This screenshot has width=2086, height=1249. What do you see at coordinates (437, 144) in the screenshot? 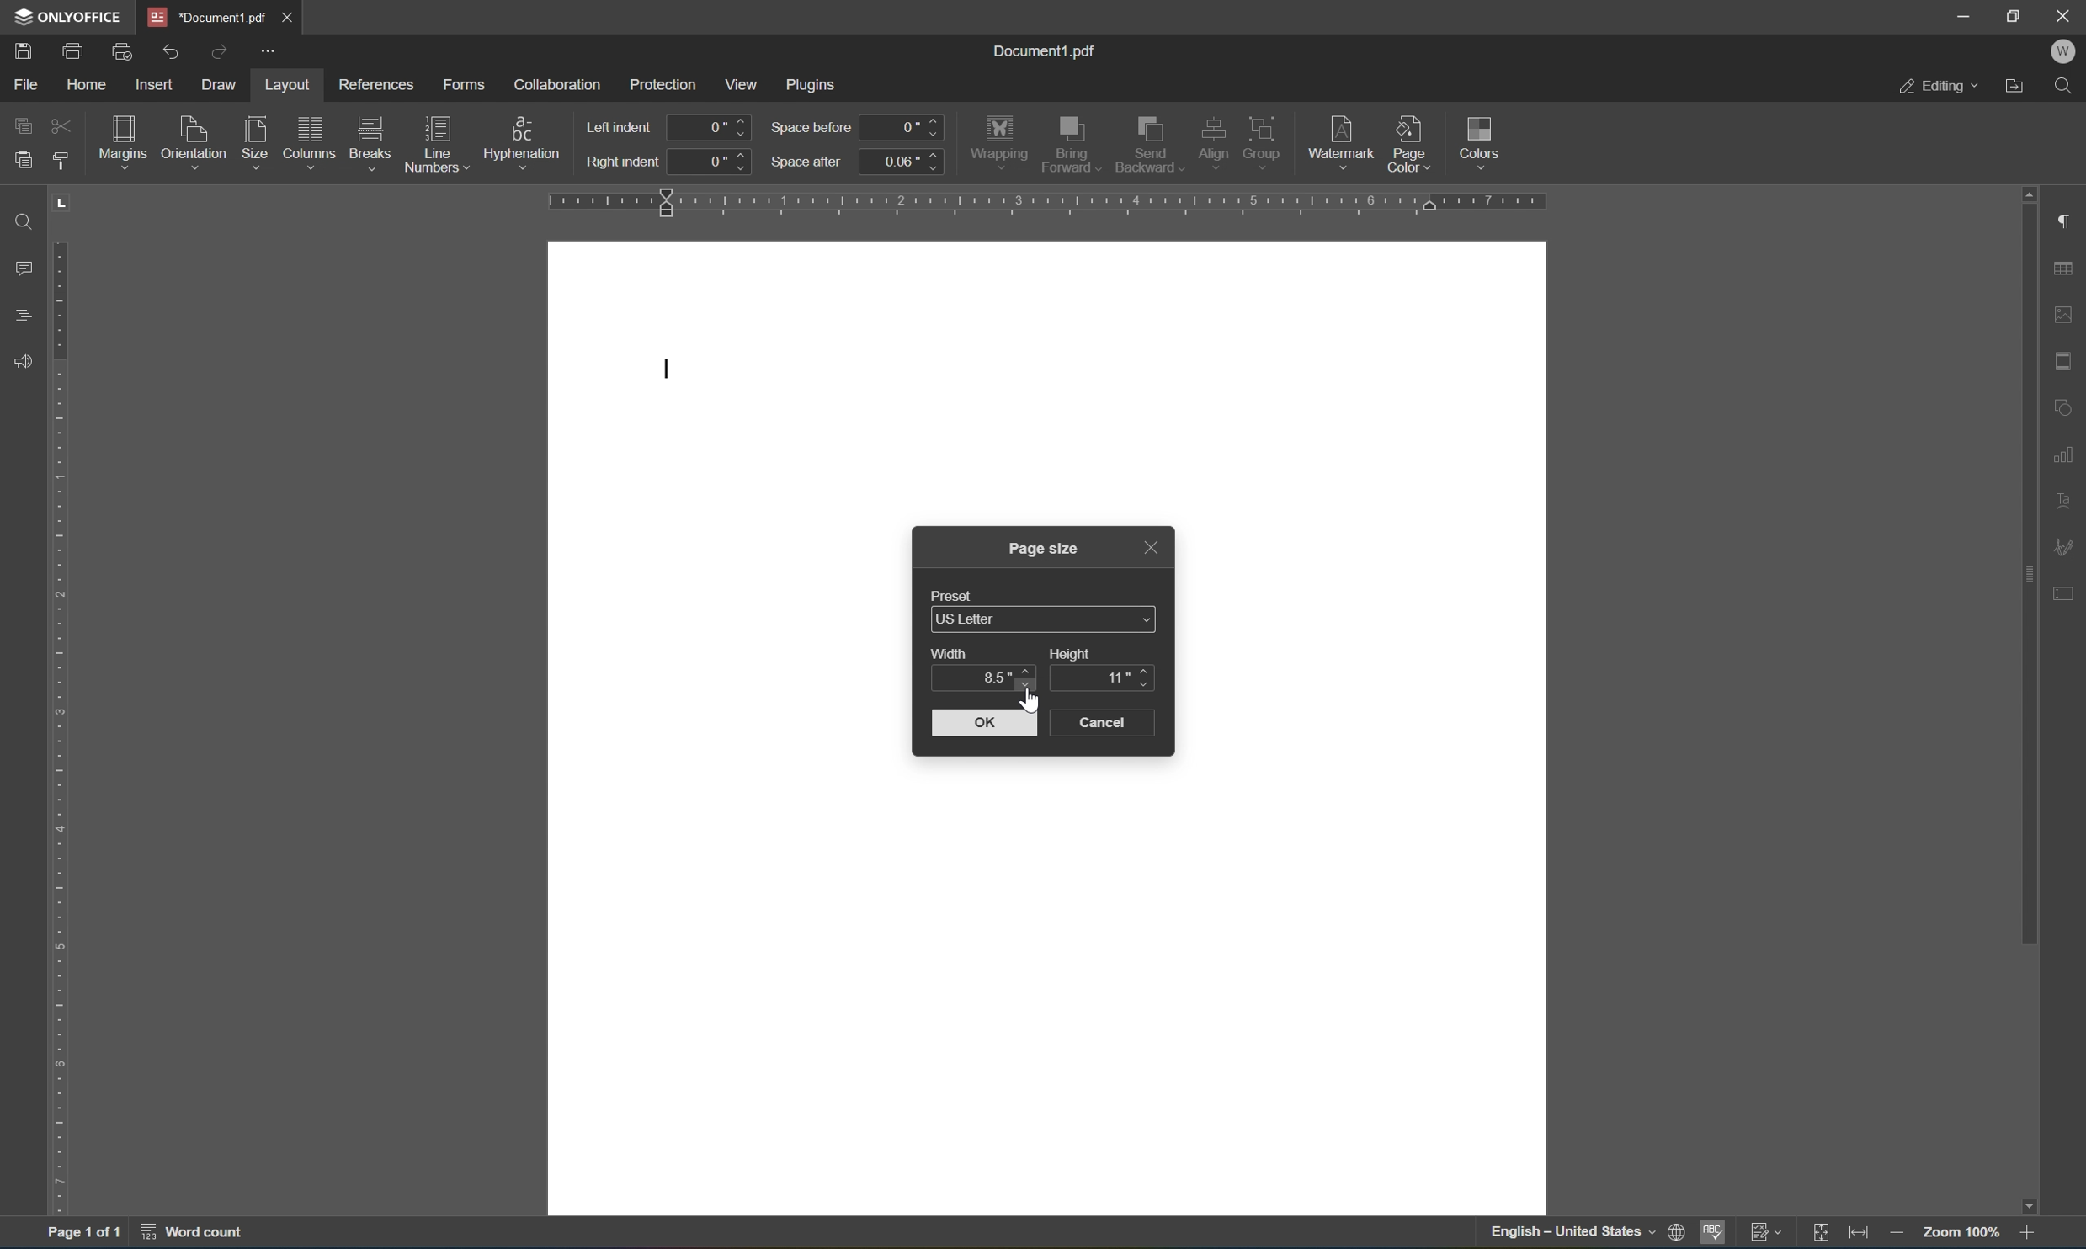
I see `line numbers` at bounding box center [437, 144].